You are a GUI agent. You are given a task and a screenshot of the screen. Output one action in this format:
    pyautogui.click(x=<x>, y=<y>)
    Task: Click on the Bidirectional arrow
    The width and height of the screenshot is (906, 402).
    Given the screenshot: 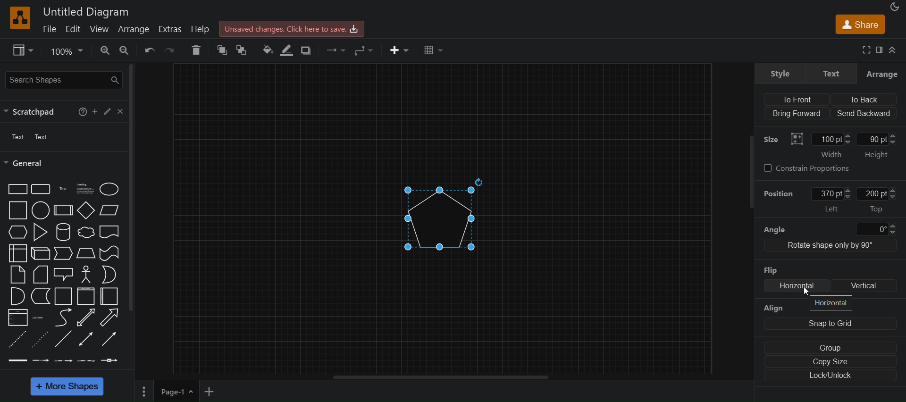 What is the action you would take?
    pyautogui.click(x=85, y=318)
    